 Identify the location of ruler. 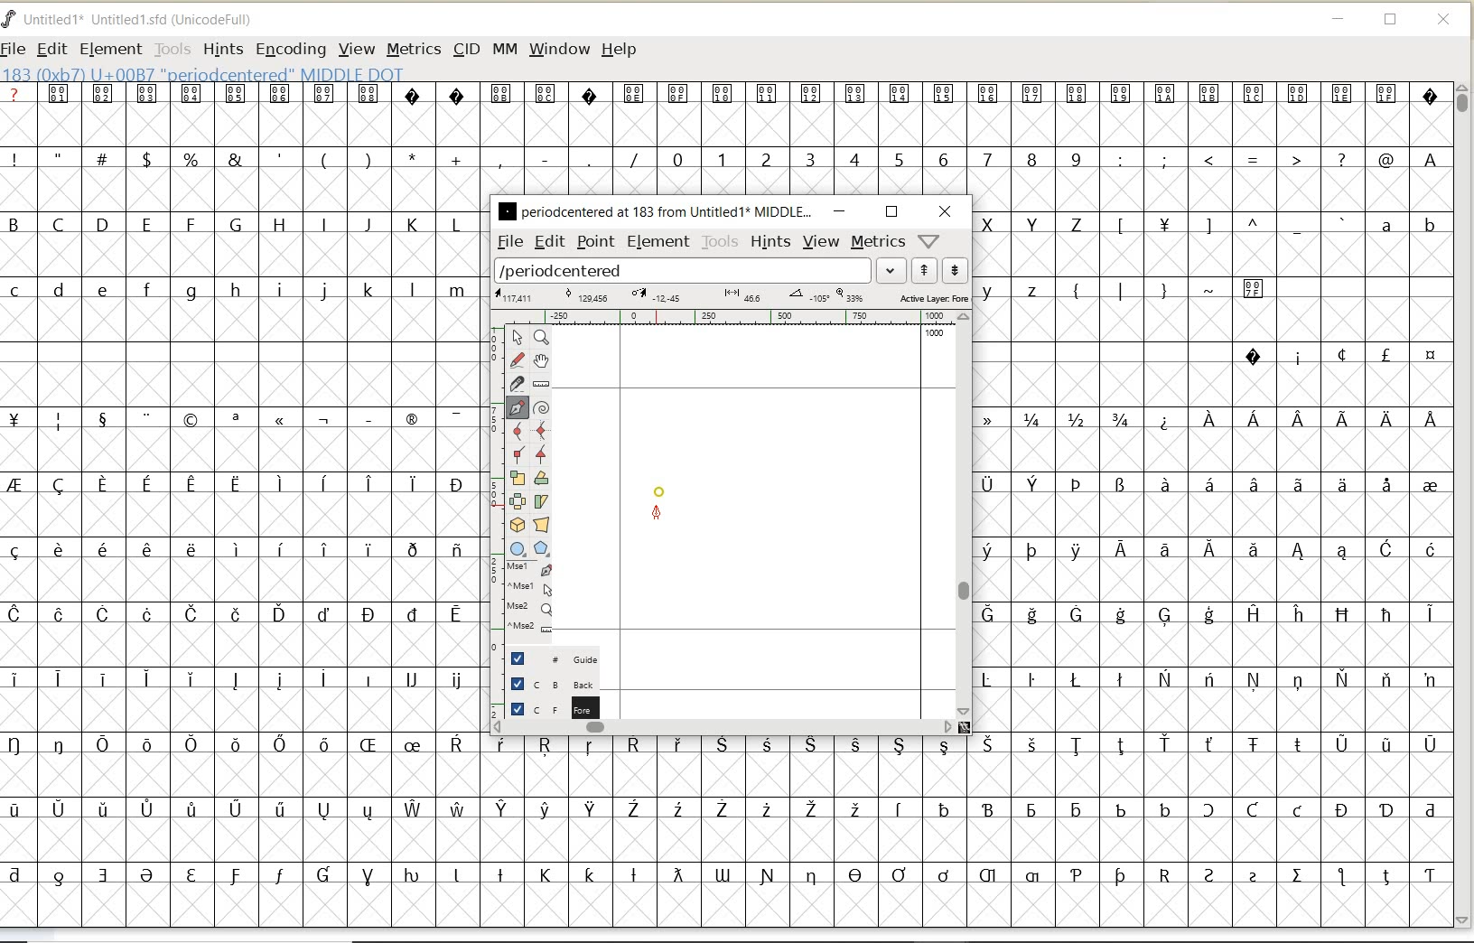
(733, 319).